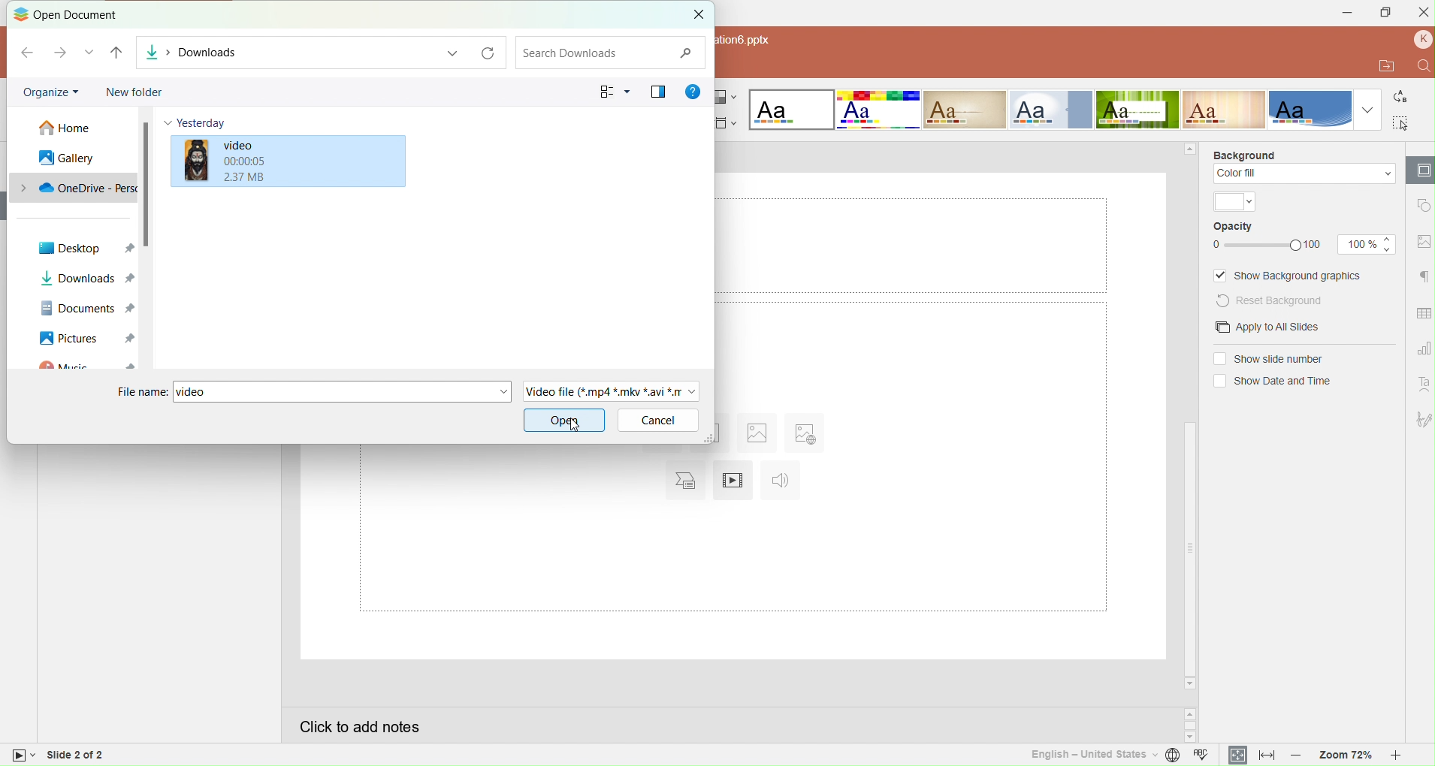  What do you see at coordinates (612, 53) in the screenshot?
I see `Search downloads` at bounding box center [612, 53].